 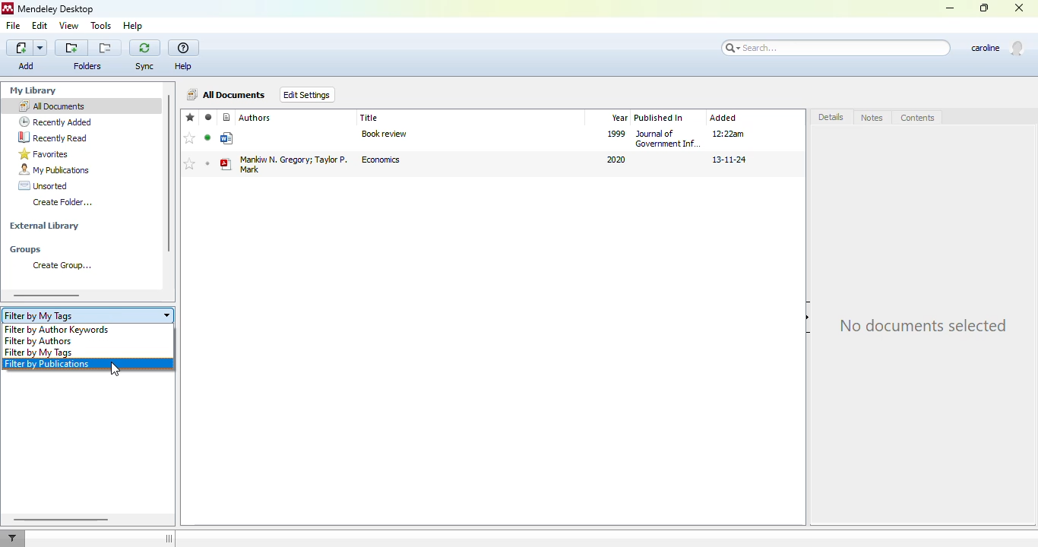 I want to click on favorites, so click(x=44, y=153).